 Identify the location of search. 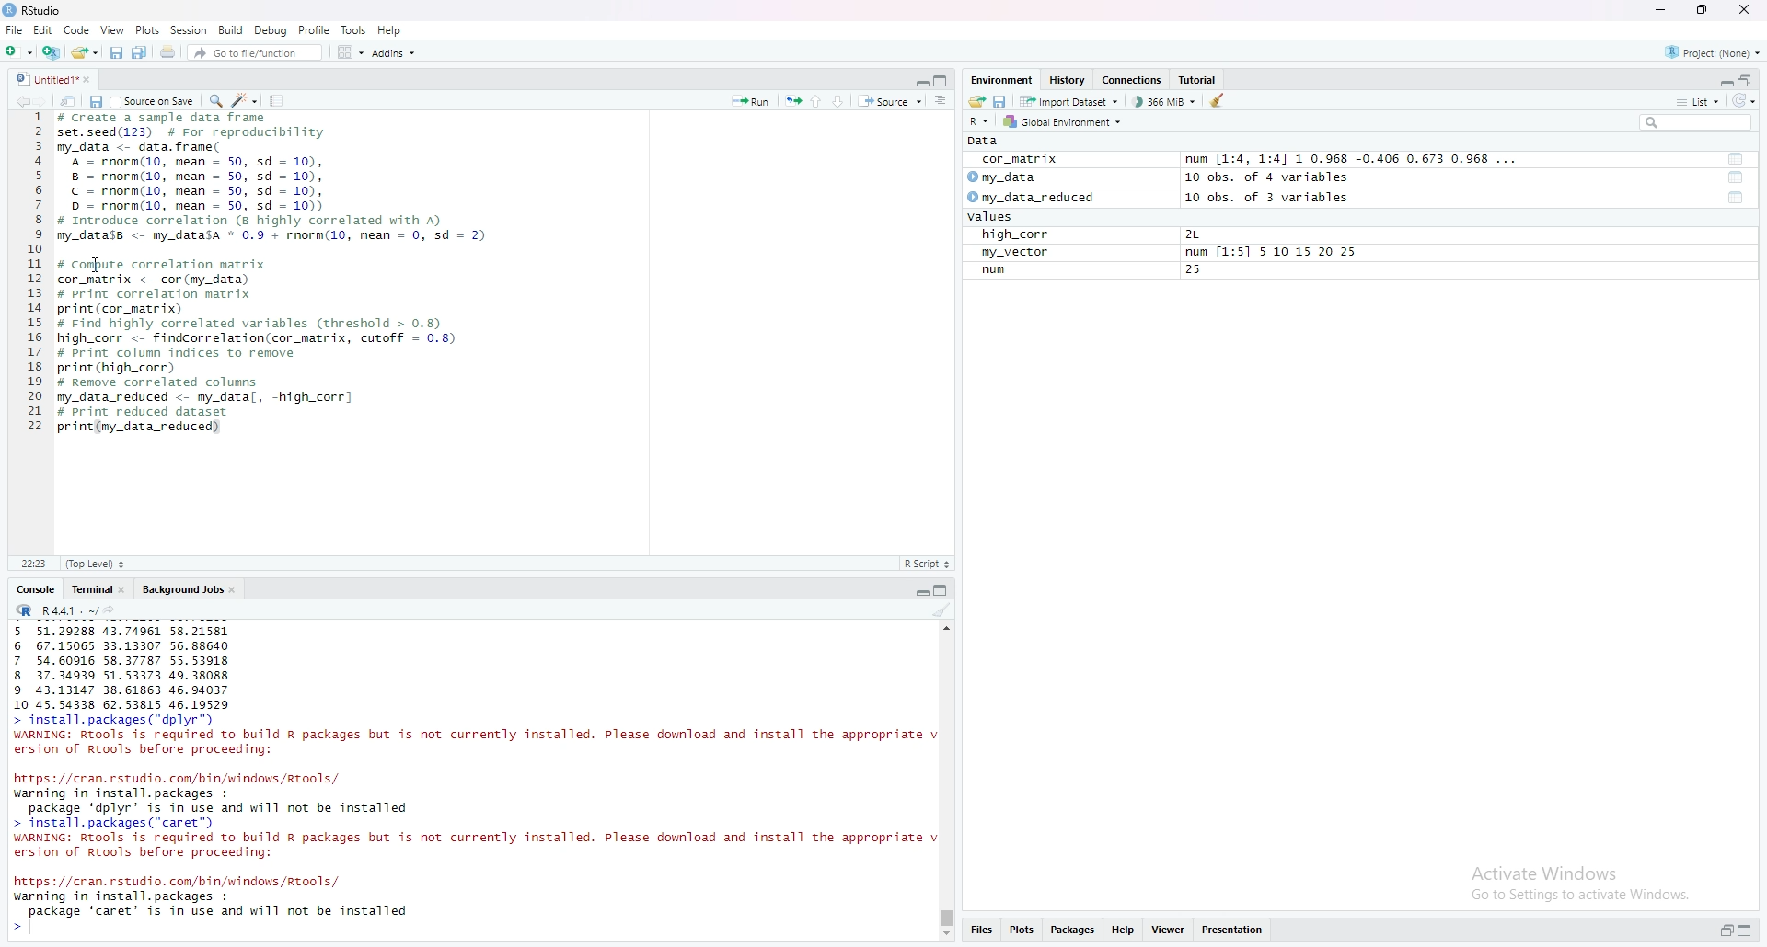
(1694, 123).